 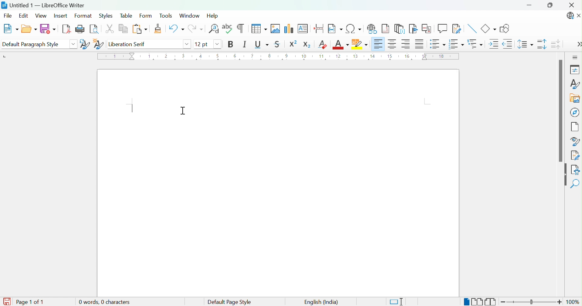 I want to click on Insert Field, so click(x=334, y=28).